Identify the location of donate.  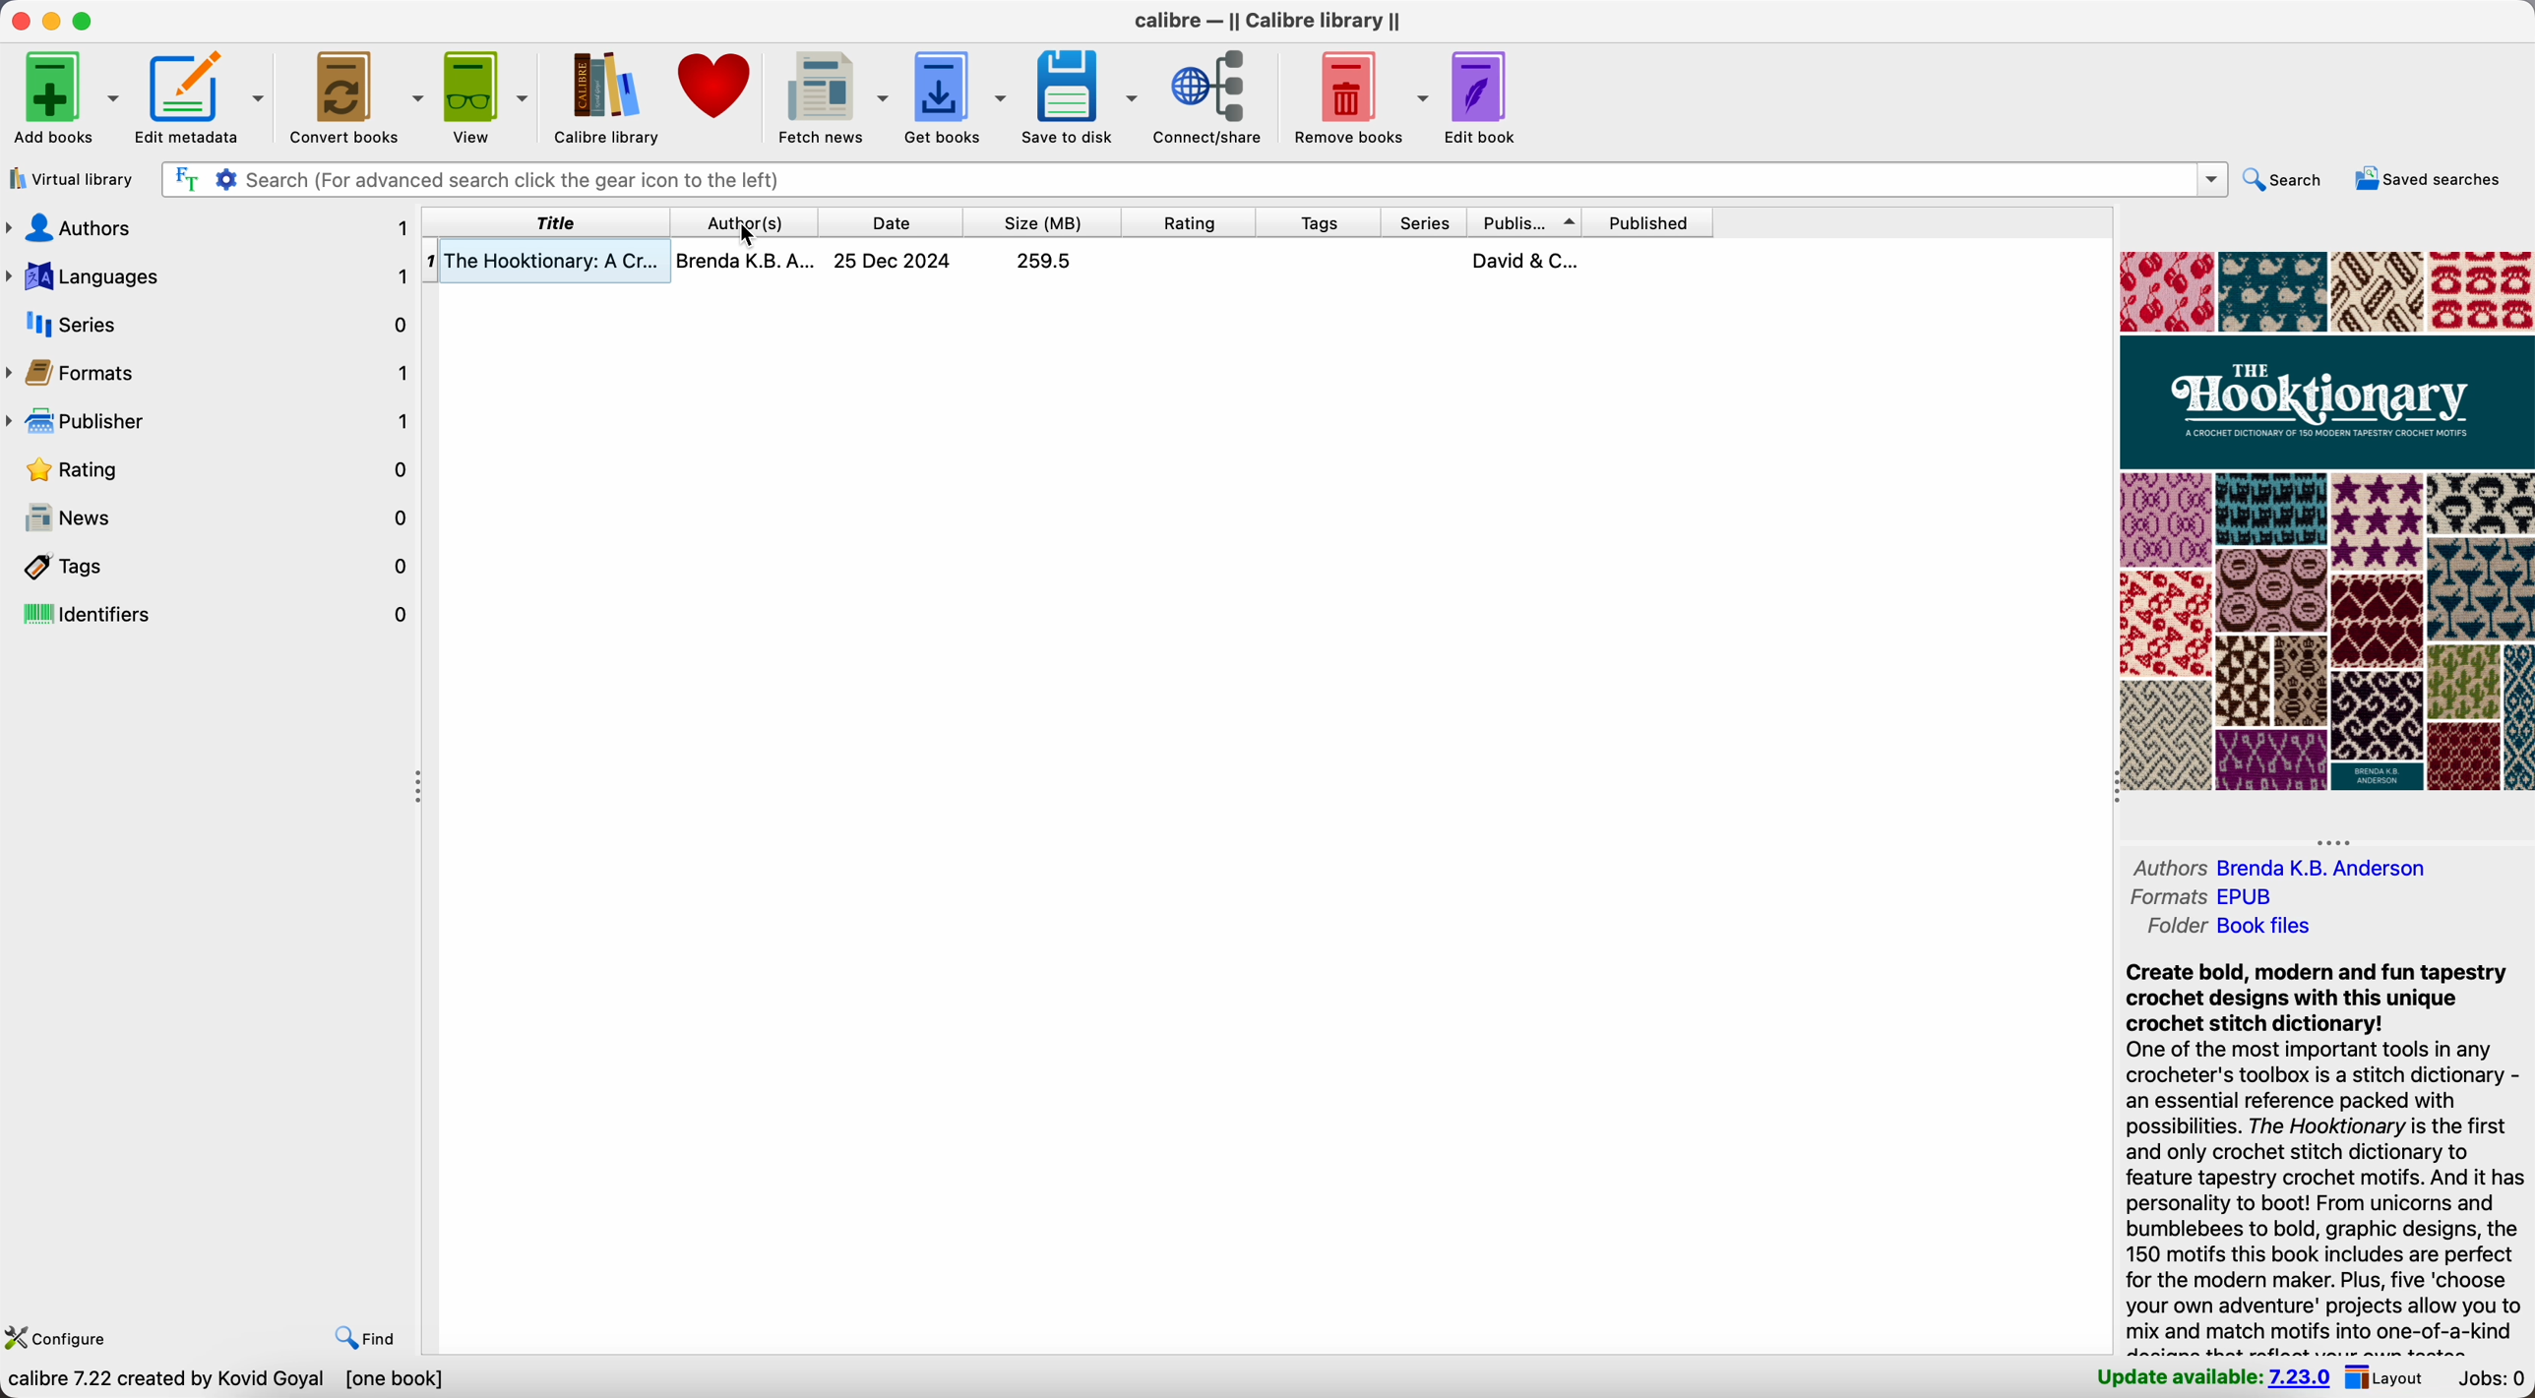
(718, 88).